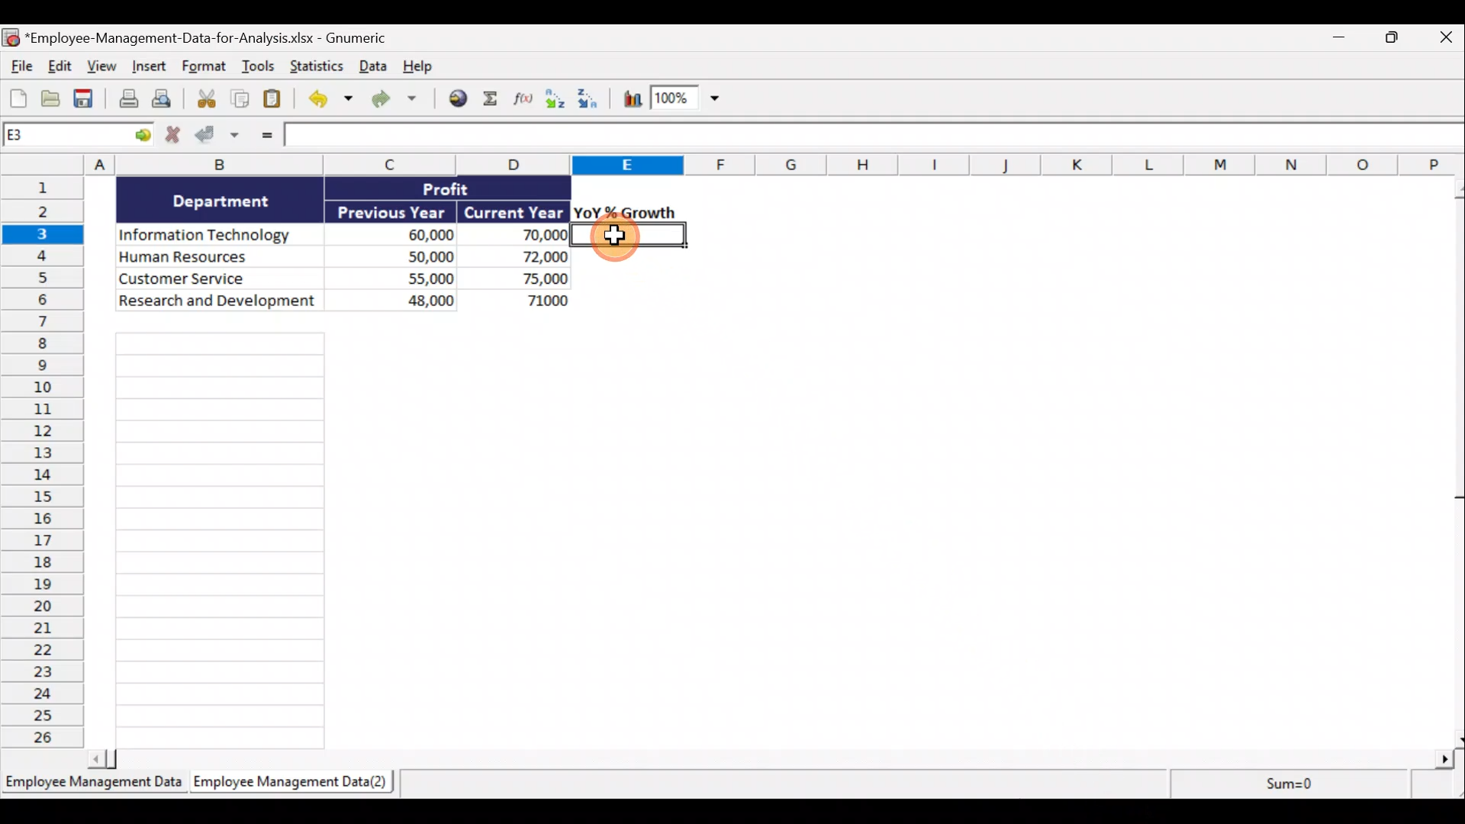 The height and width of the screenshot is (824, 1465). Describe the element at coordinates (457, 100) in the screenshot. I see `Insert hyperlink` at that location.